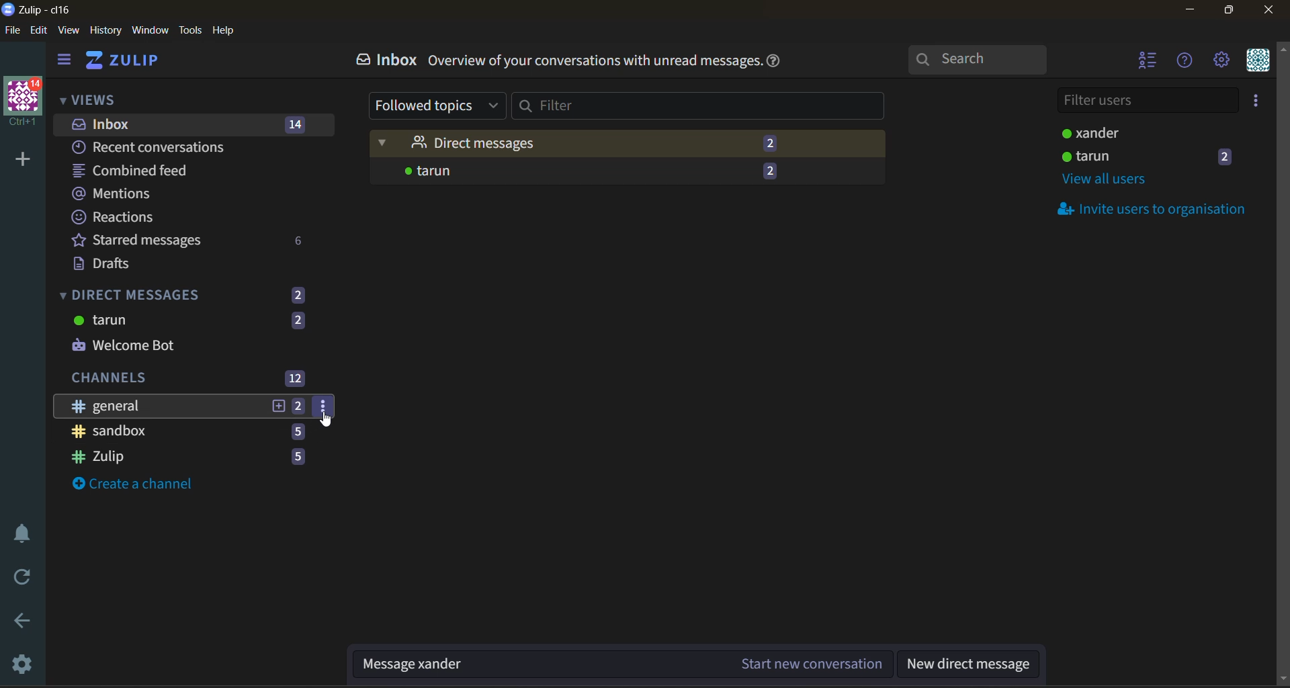 This screenshot has height=688, width=1290. What do you see at coordinates (1187, 60) in the screenshot?
I see `help menu` at bounding box center [1187, 60].